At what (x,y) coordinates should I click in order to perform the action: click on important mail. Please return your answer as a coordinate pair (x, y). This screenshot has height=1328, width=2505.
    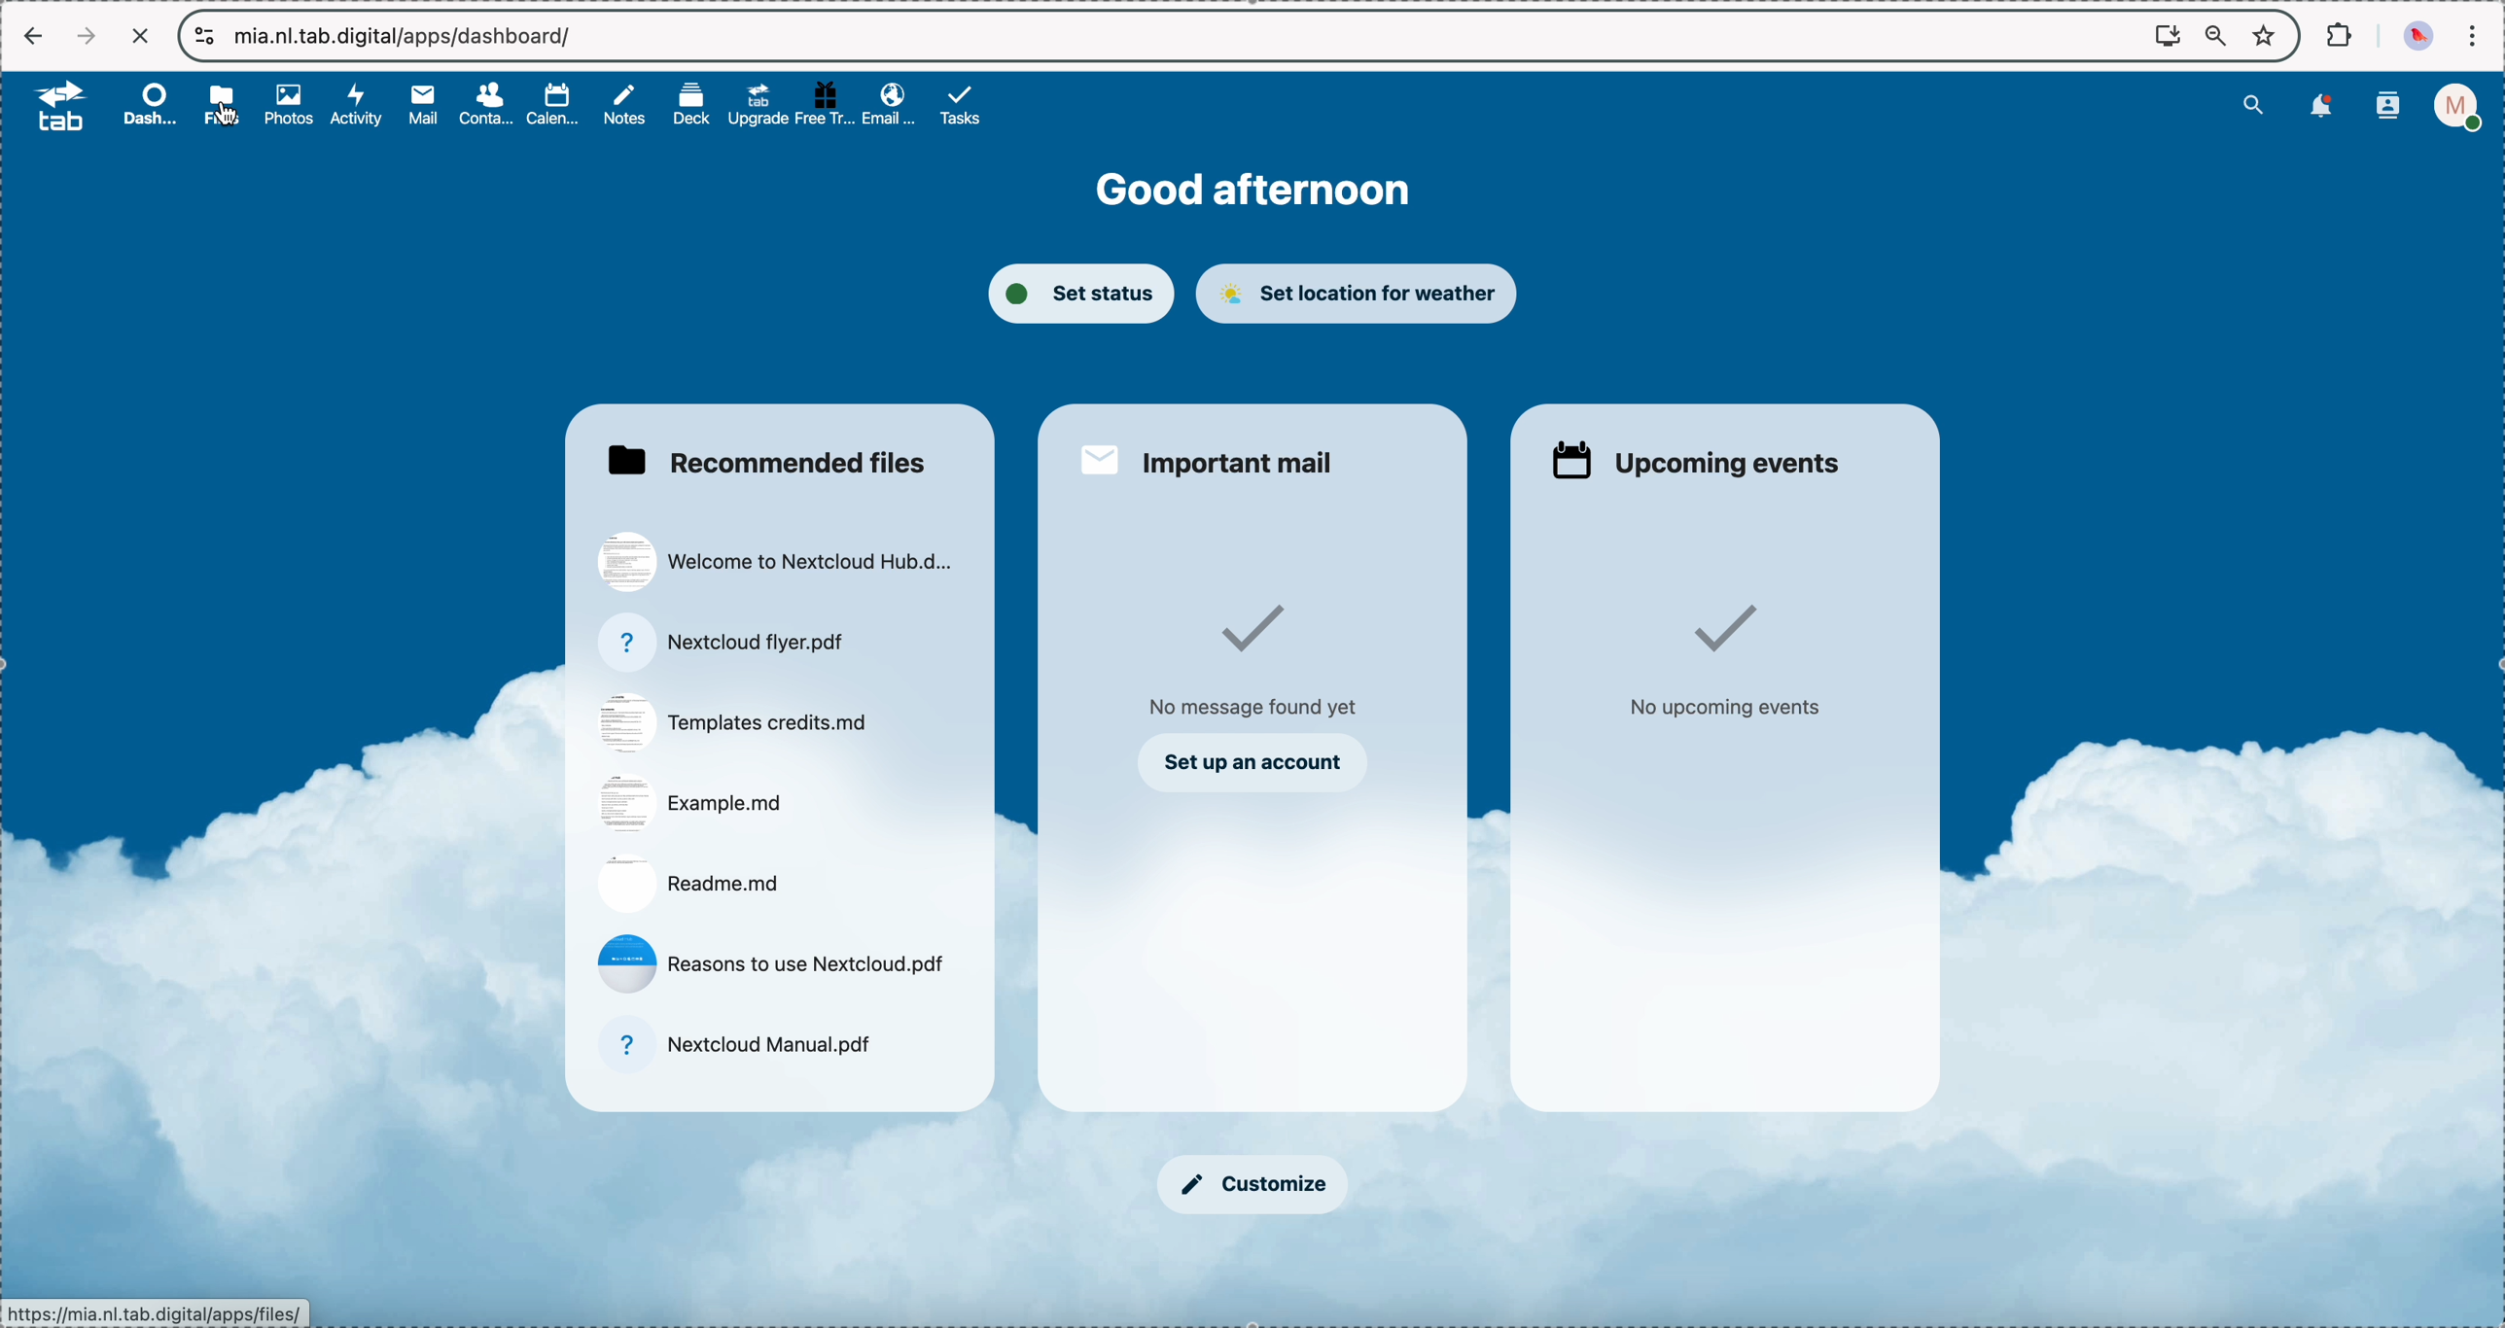
    Looking at the image, I should click on (1212, 456).